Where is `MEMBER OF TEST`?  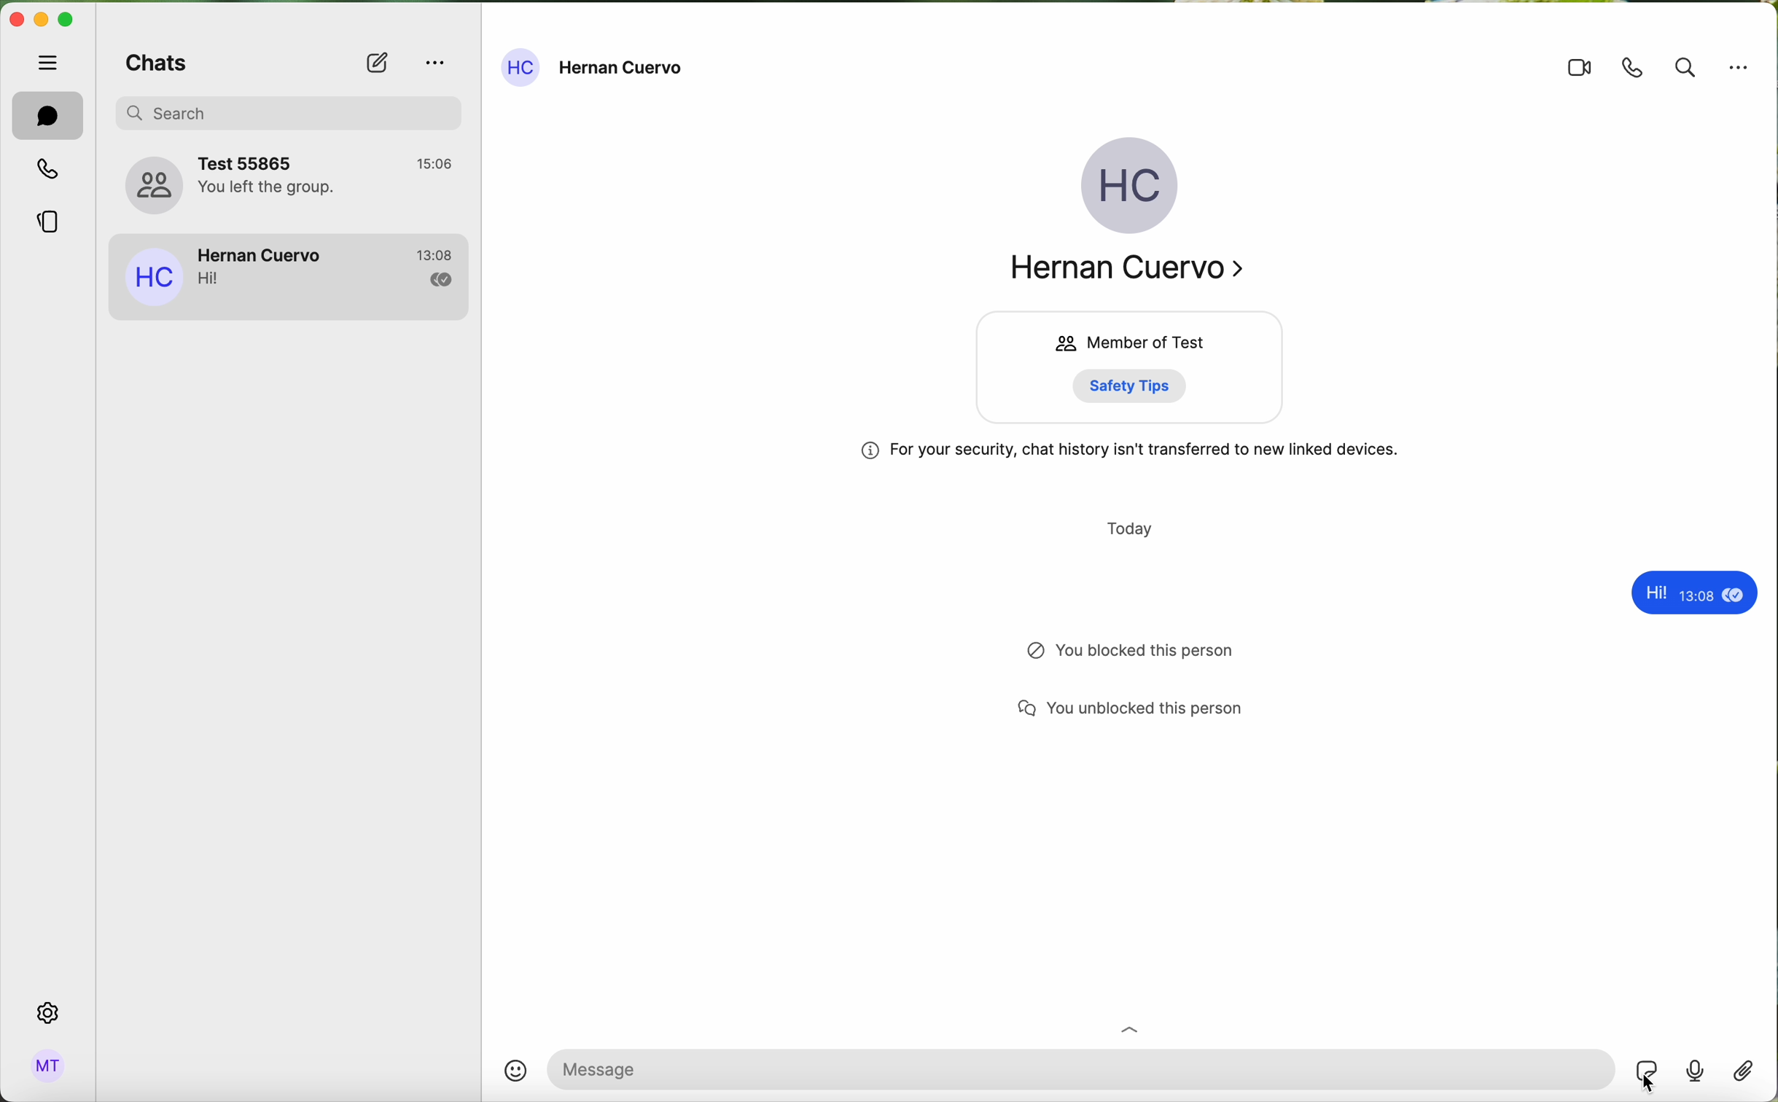
MEMBER OF TEST is located at coordinates (1124, 342).